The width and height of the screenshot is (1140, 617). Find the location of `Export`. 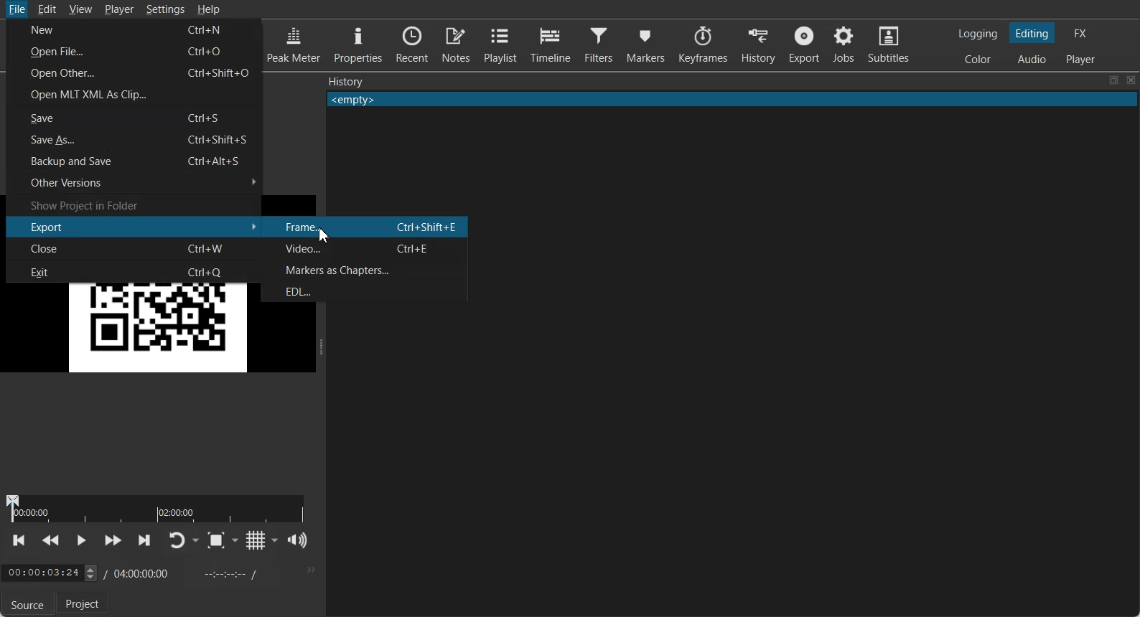

Export is located at coordinates (137, 226).